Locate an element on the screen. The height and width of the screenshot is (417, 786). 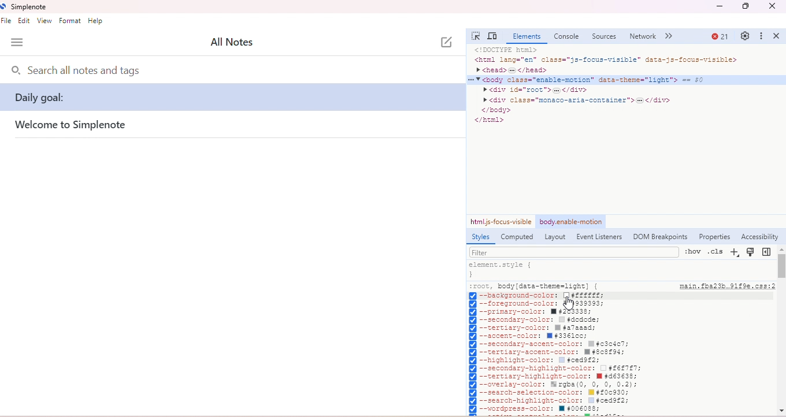
show computed styles sidebar is located at coordinates (768, 252).